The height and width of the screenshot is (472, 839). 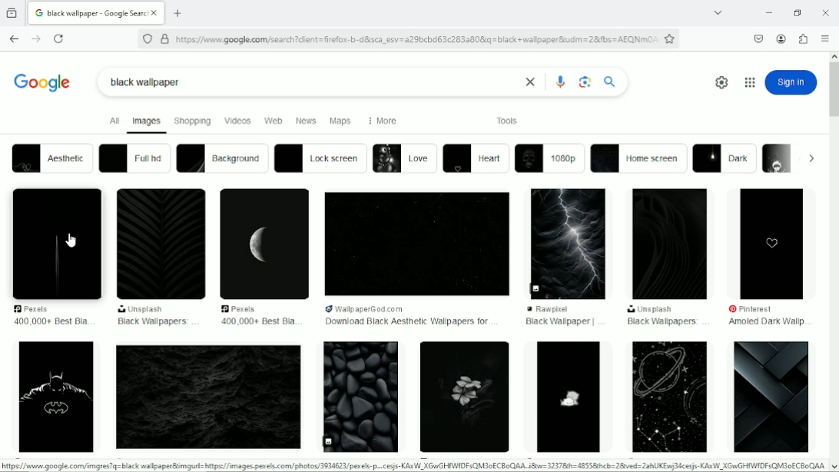 I want to click on lock screen, so click(x=320, y=158).